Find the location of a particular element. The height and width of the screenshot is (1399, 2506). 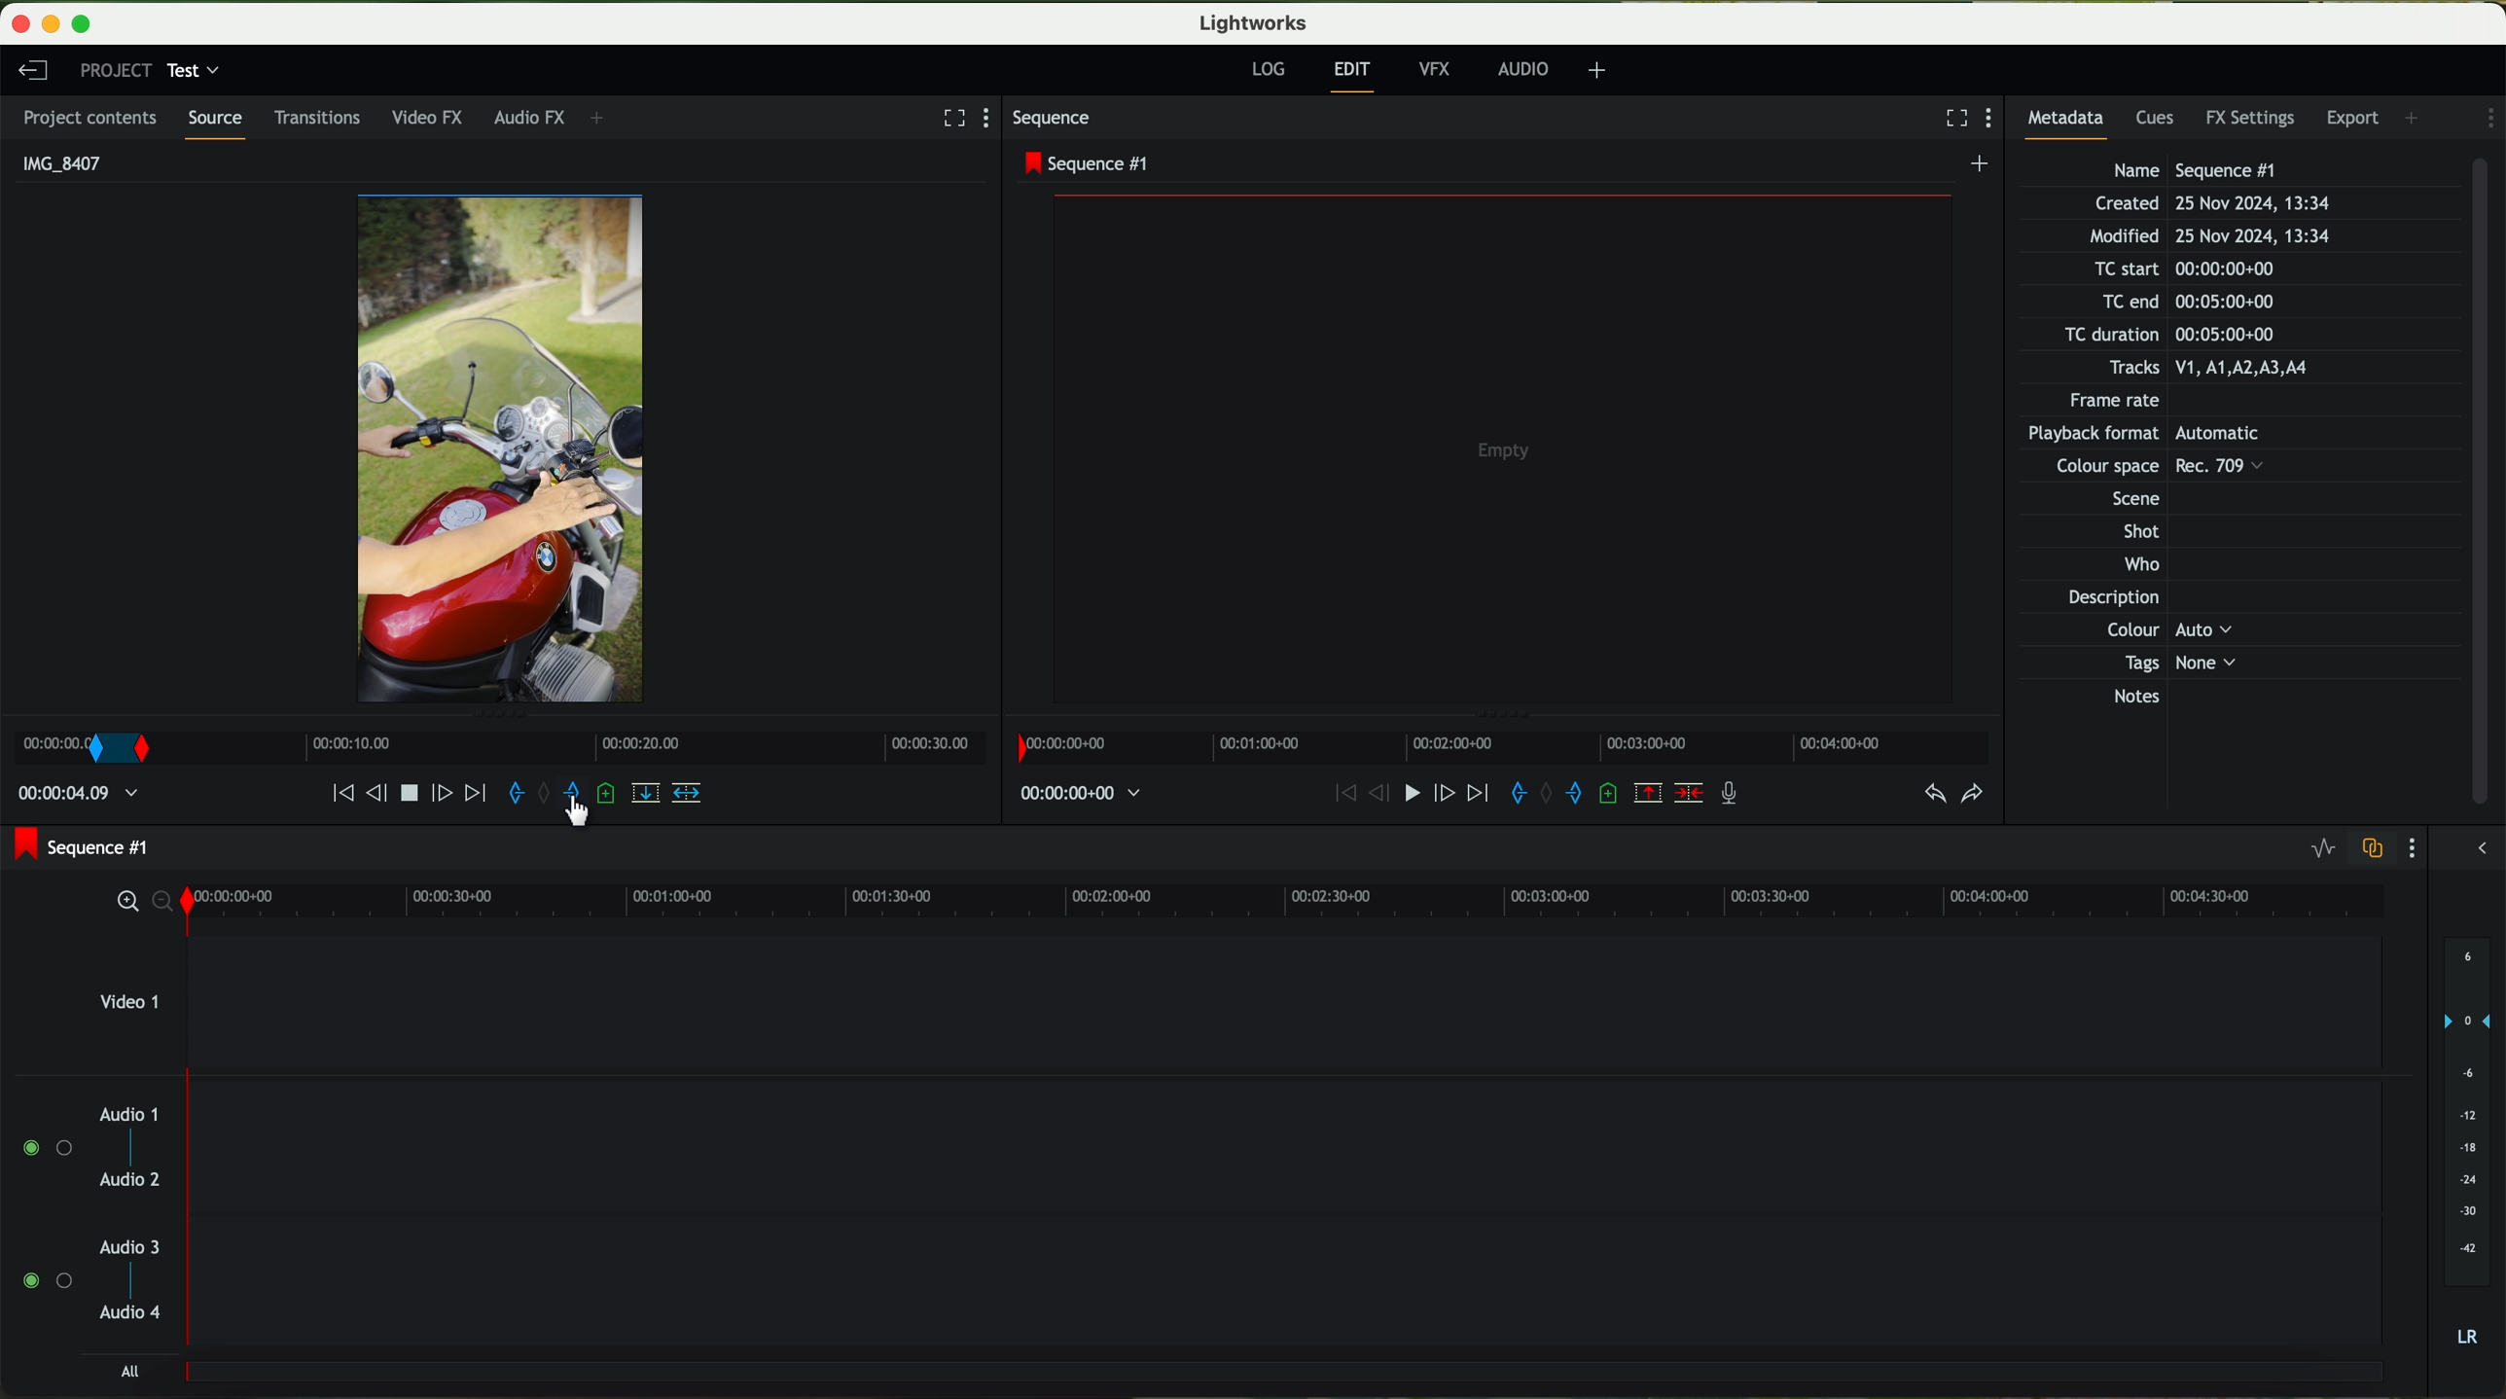

toggle audio levels editing is located at coordinates (2323, 849).